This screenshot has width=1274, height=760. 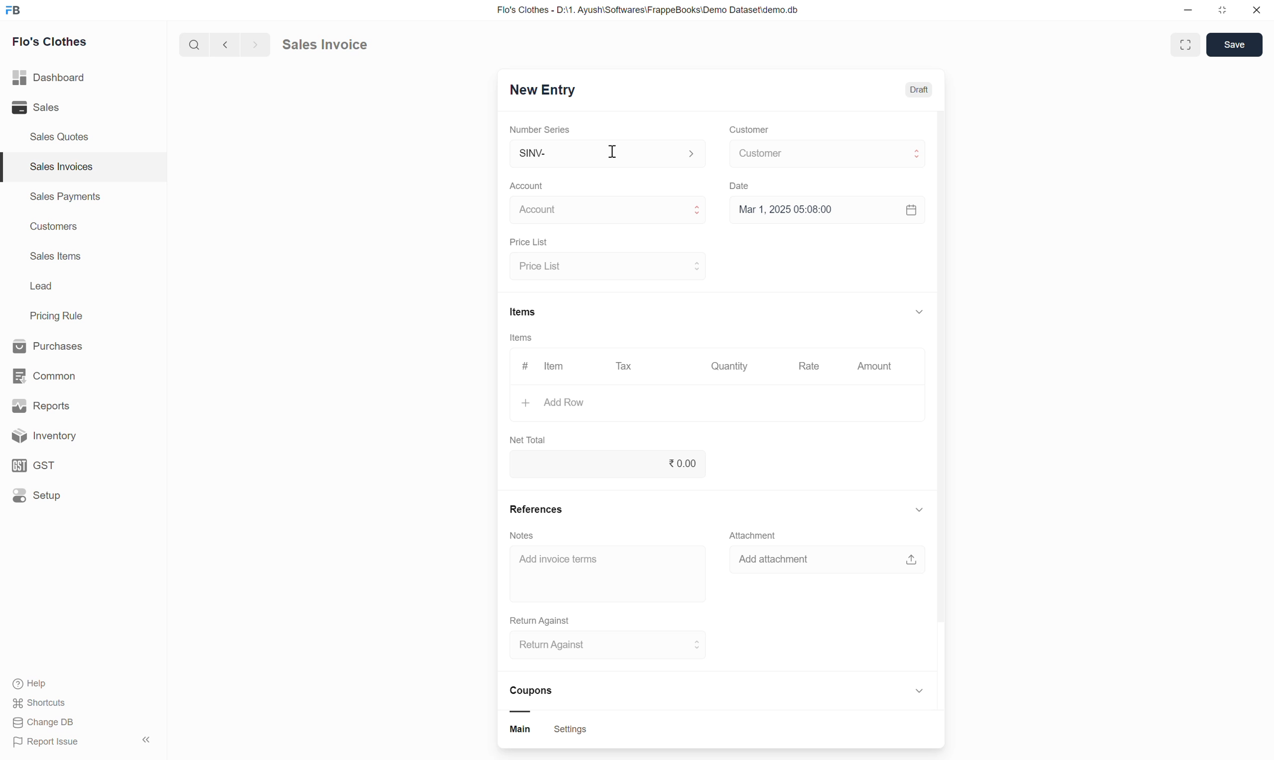 What do you see at coordinates (742, 187) in the screenshot?
I see `Date` at bounding box center [742, 187].